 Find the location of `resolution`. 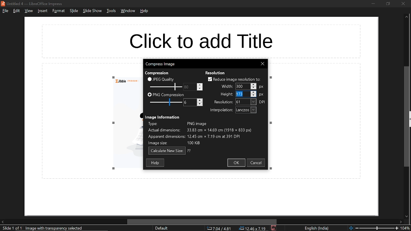

resolution is located at coordinates (246, 102).